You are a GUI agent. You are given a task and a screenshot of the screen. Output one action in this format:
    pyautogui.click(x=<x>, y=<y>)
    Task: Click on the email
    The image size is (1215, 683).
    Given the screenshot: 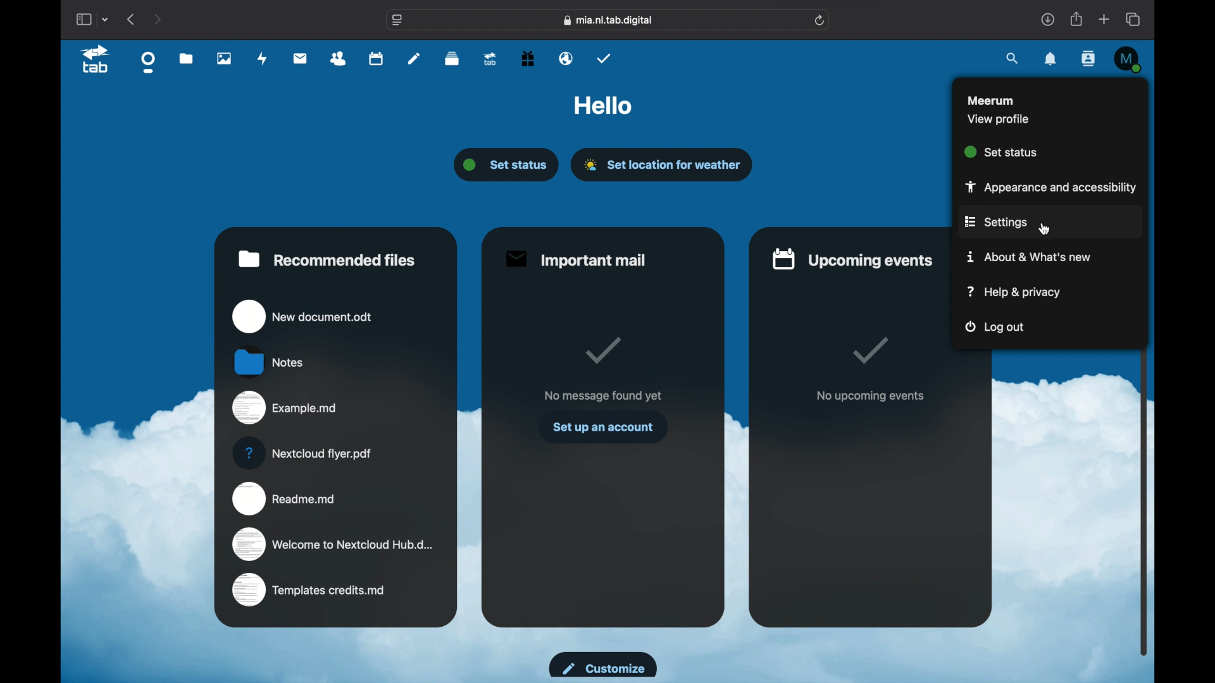 What is the action you would take?
    pyautogui.click(x=566, y=59)
    